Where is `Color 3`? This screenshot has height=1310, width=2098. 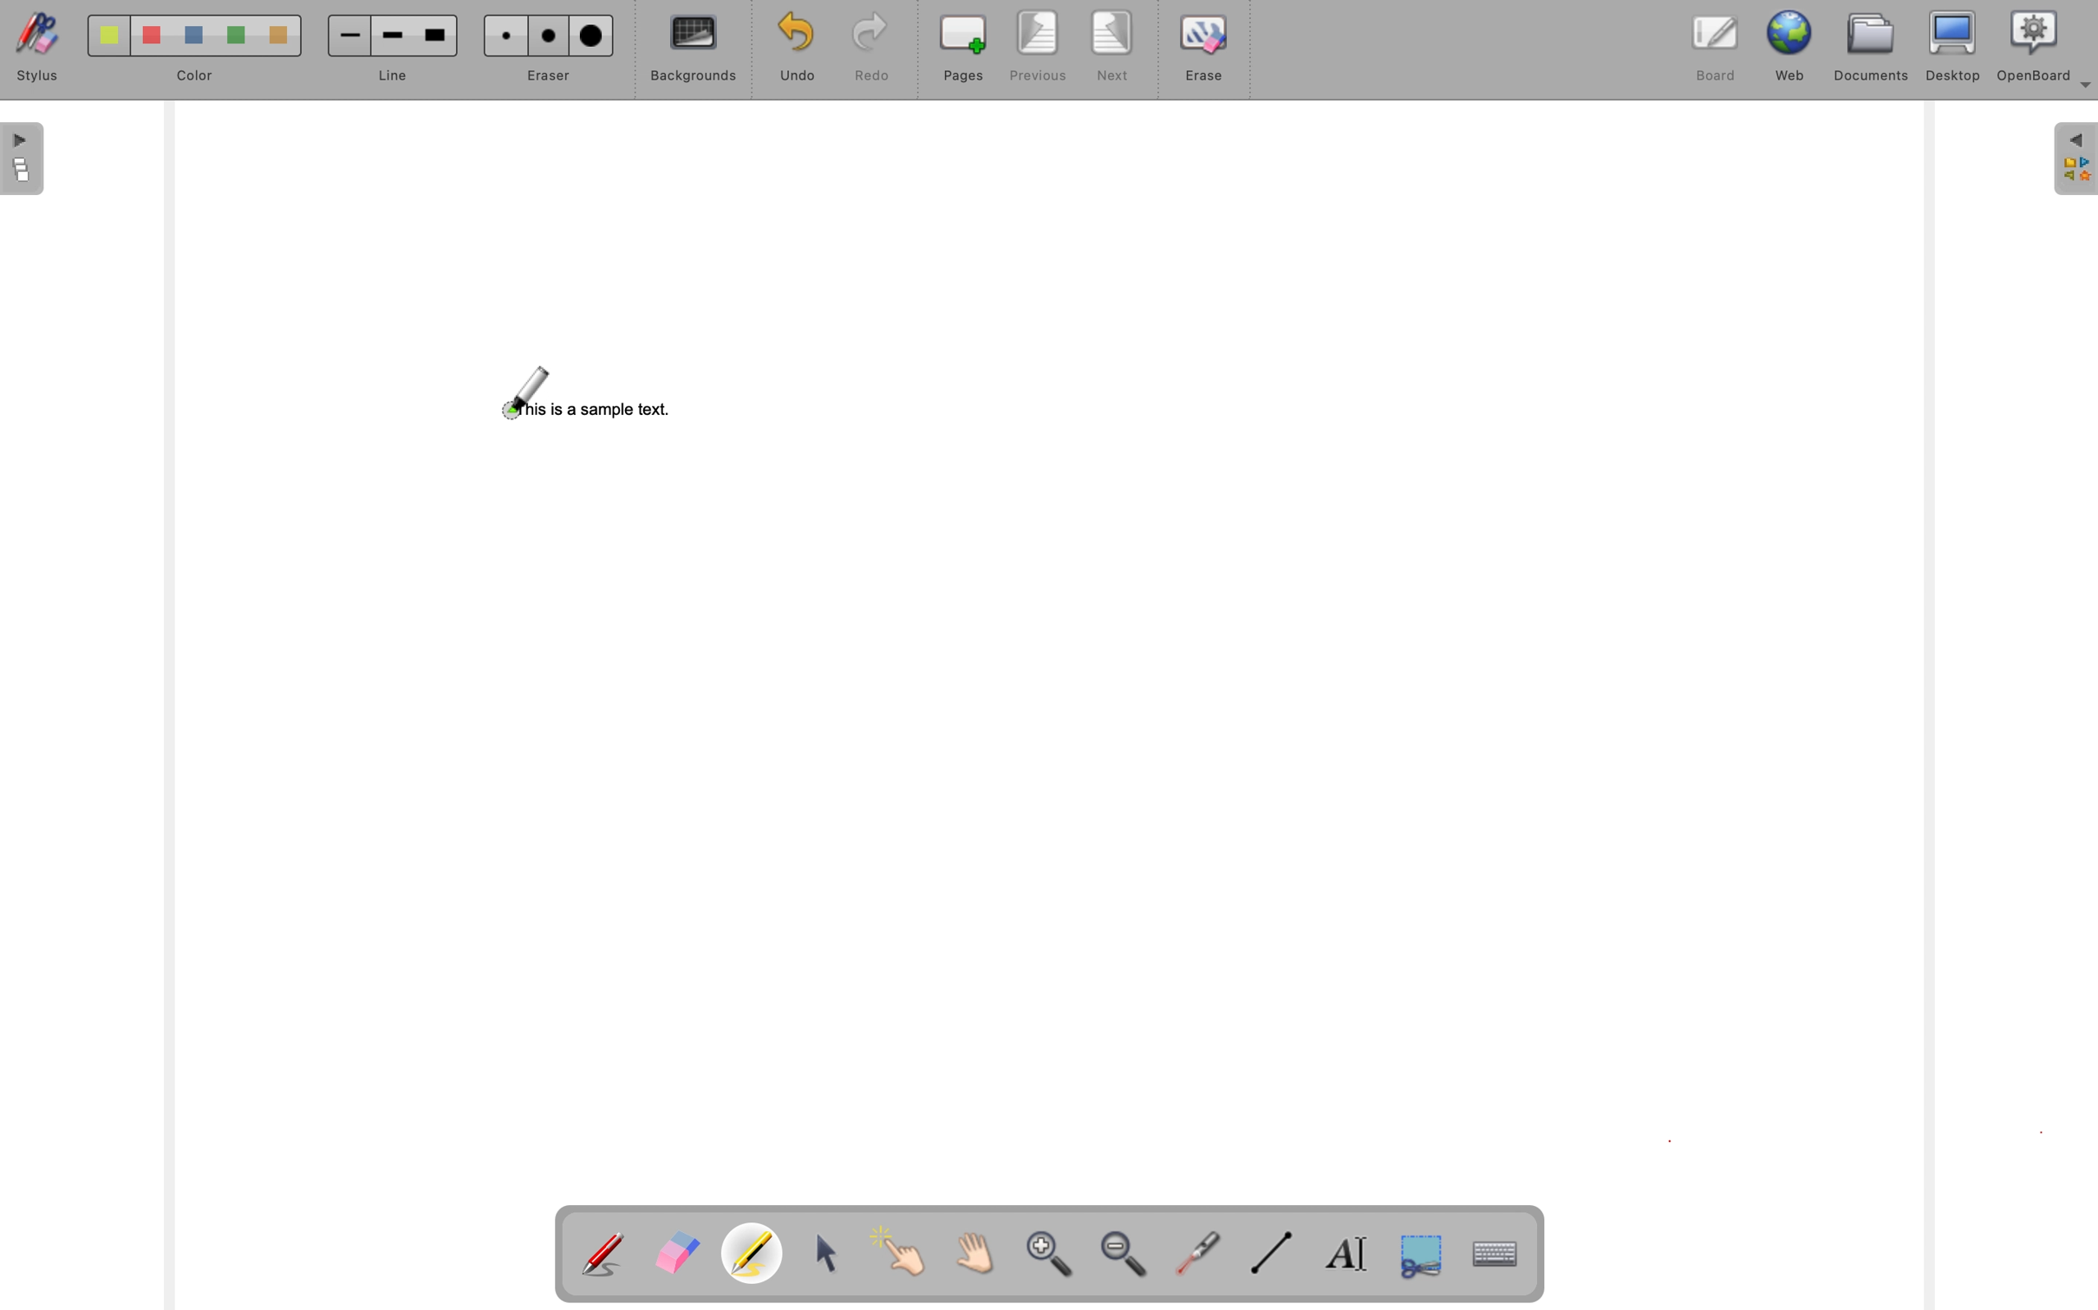 Color 3 is located at coordinates (195, 36).